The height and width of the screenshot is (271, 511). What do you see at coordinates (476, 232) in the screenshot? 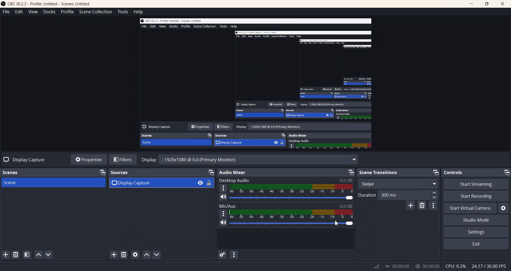
I see `Settings` at bounding box center [476, 232].